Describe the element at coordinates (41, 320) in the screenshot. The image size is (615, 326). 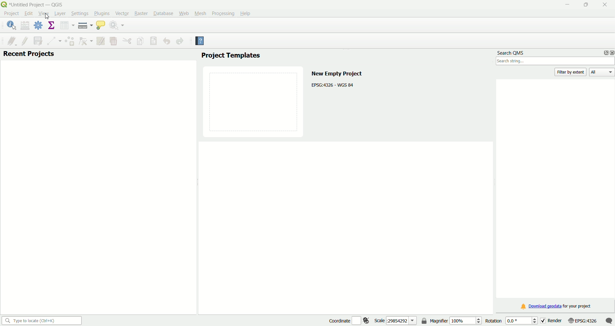
I see `search bar` at that location.